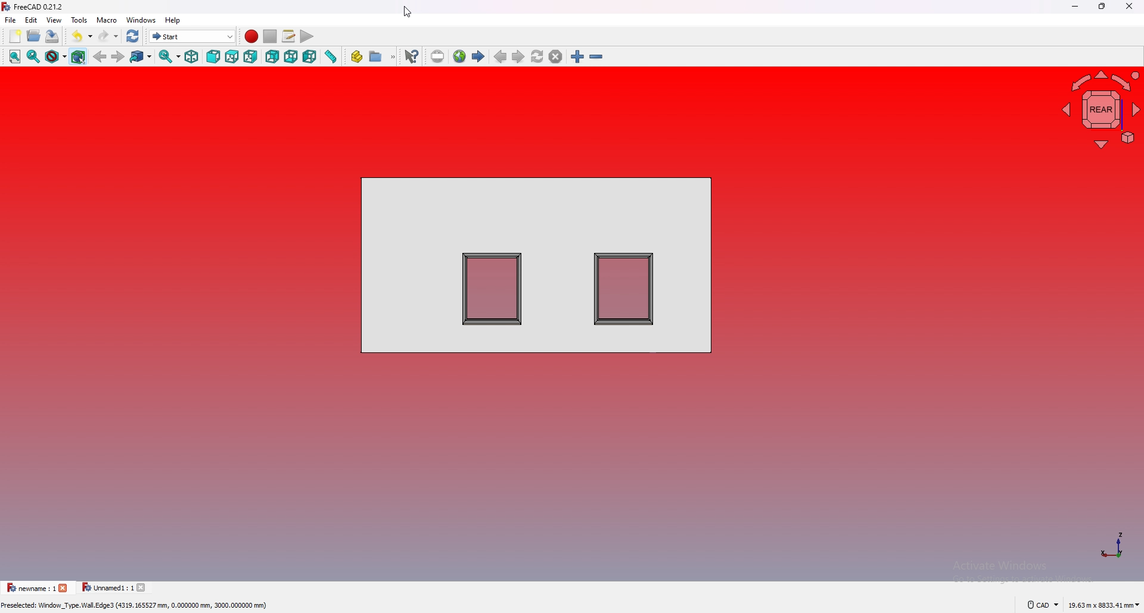 This screenshot has height=613, width=1144. What do you see at coordinates (536, 265) in the screenshot?
I see `shapes` at bounding box center [536, 265].